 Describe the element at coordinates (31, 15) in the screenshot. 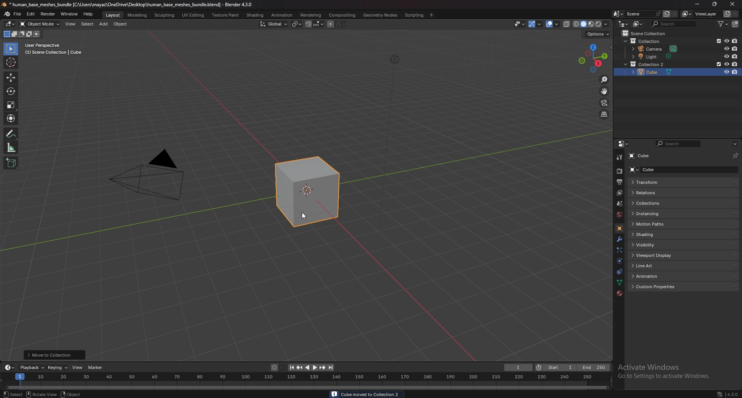

I see `edit` at that location.